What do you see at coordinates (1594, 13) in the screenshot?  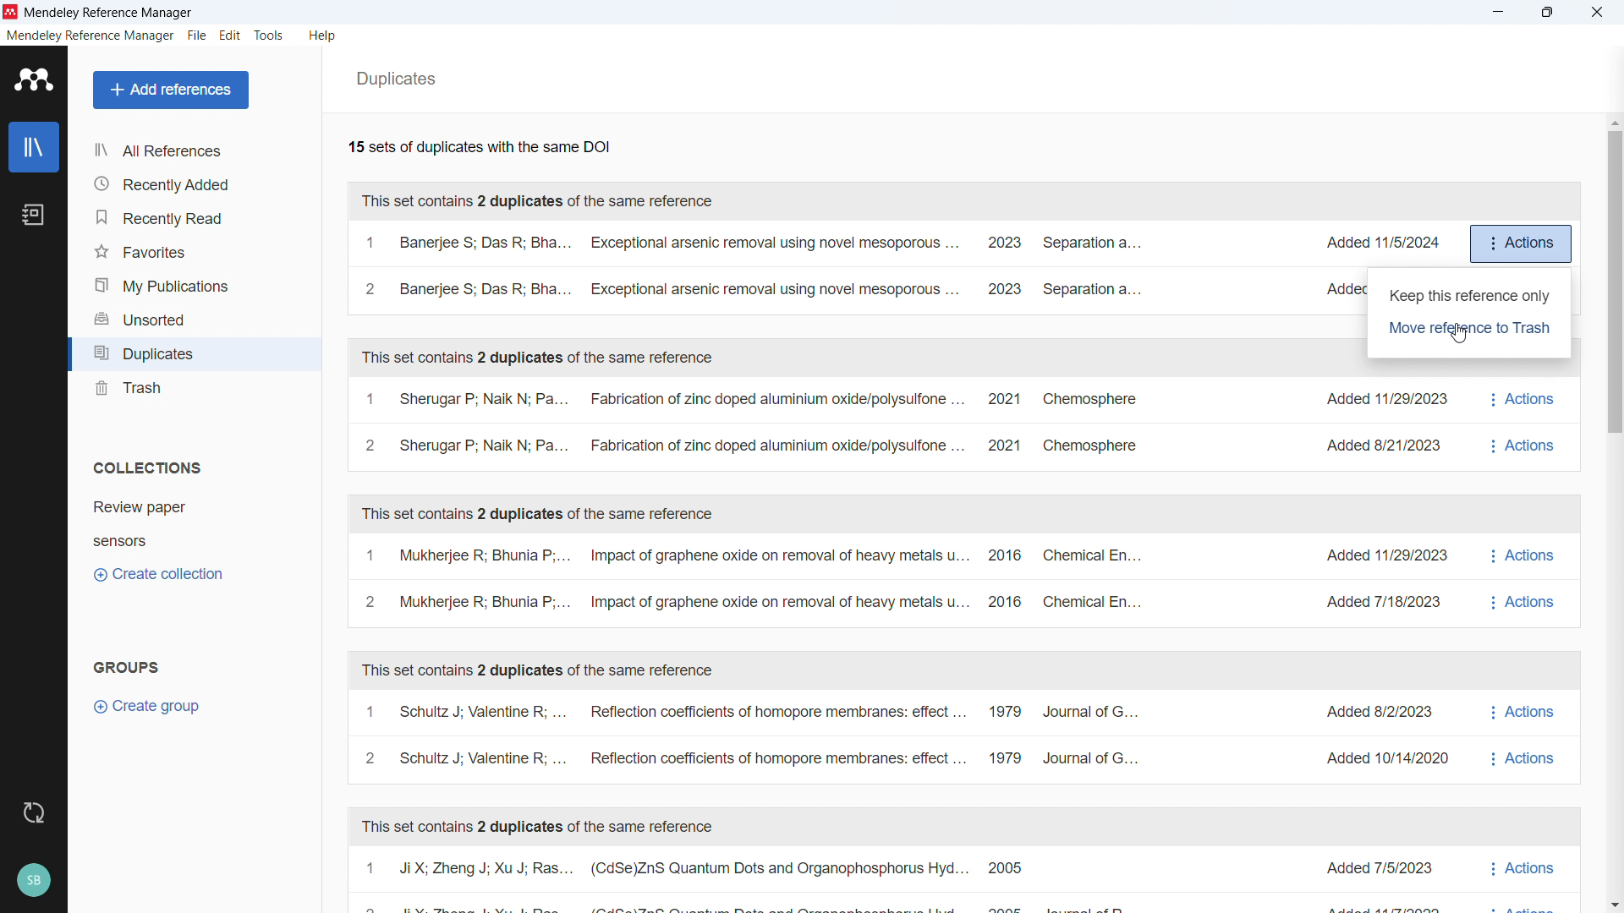 I see `close ` at bounding box center [1594, 13].